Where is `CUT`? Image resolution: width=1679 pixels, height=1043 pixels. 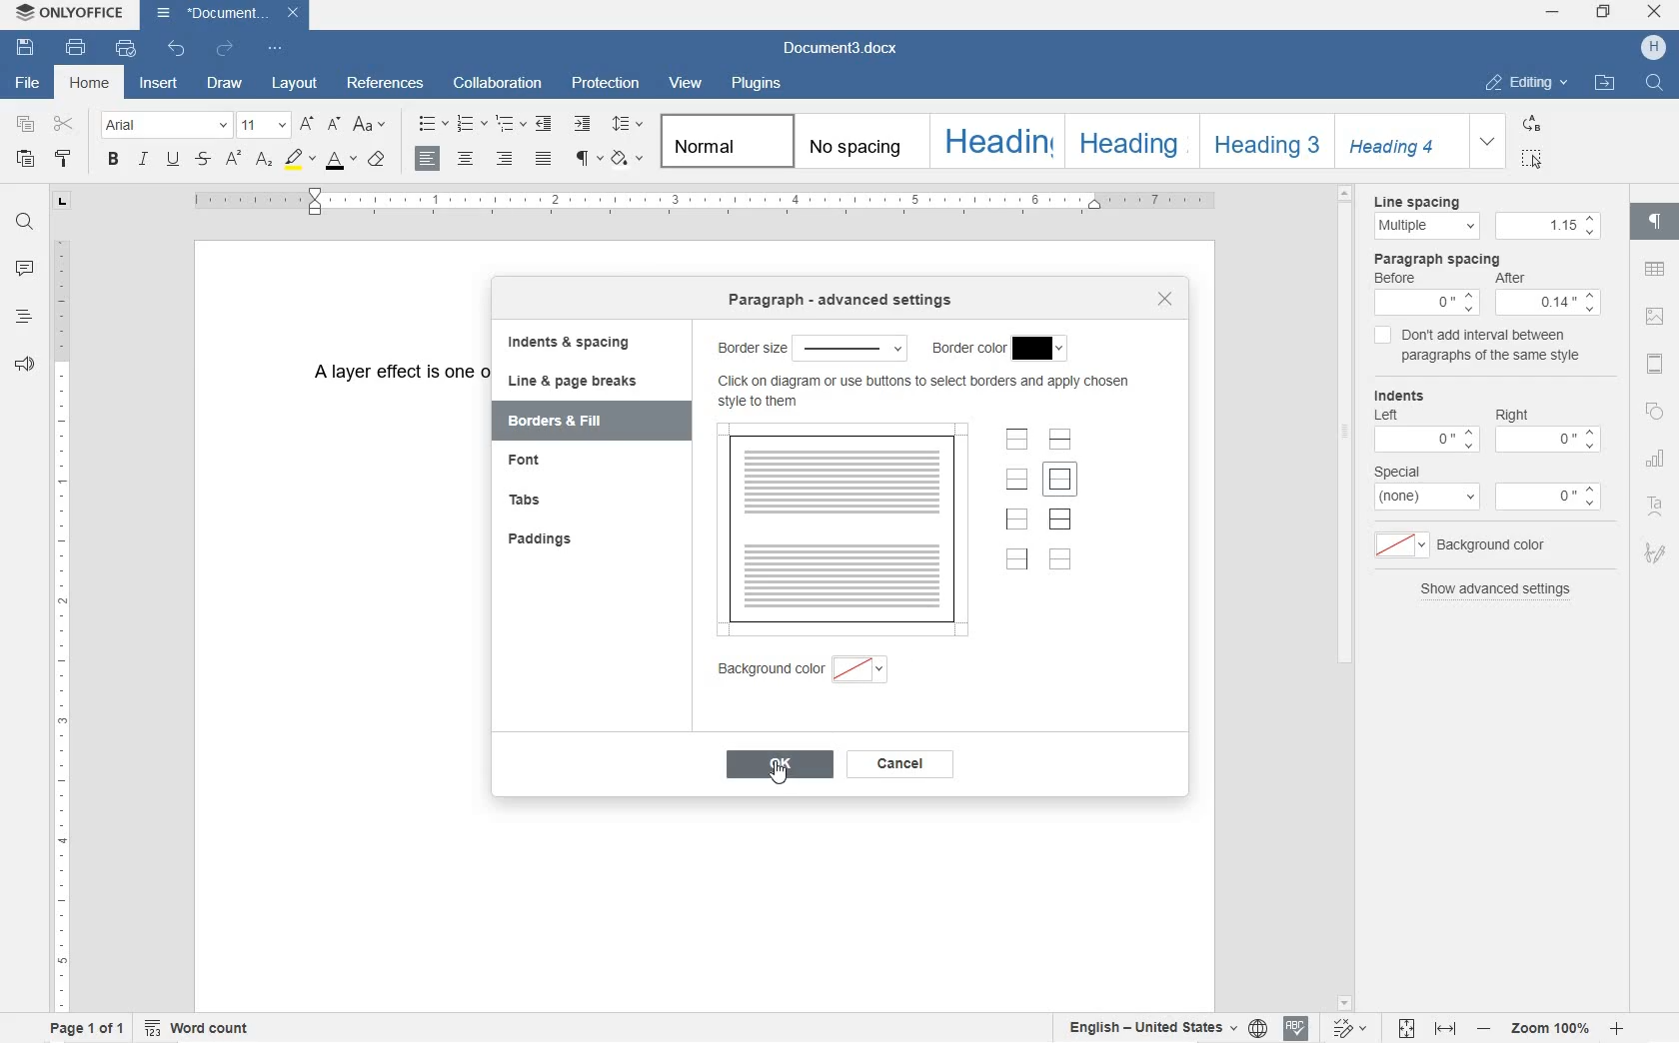 CUT is located at coordinates (67, 126).